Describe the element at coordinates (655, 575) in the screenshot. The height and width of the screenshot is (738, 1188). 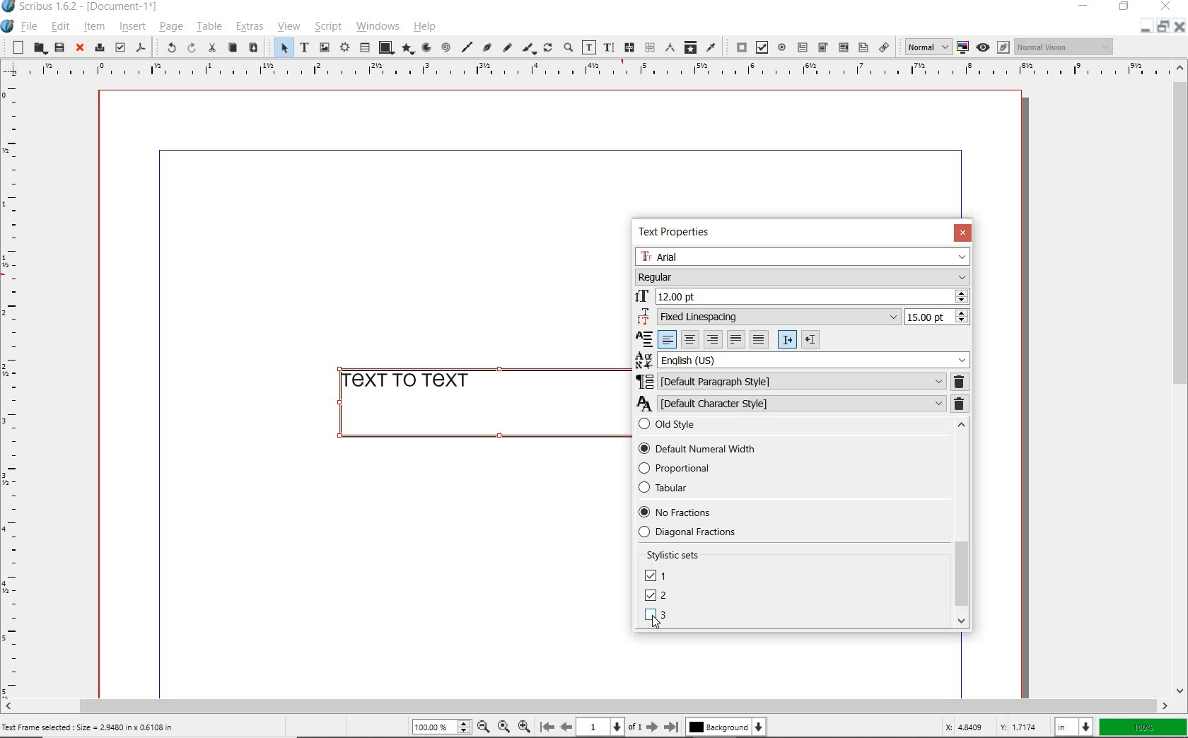
I see `UNICASE` at that location.